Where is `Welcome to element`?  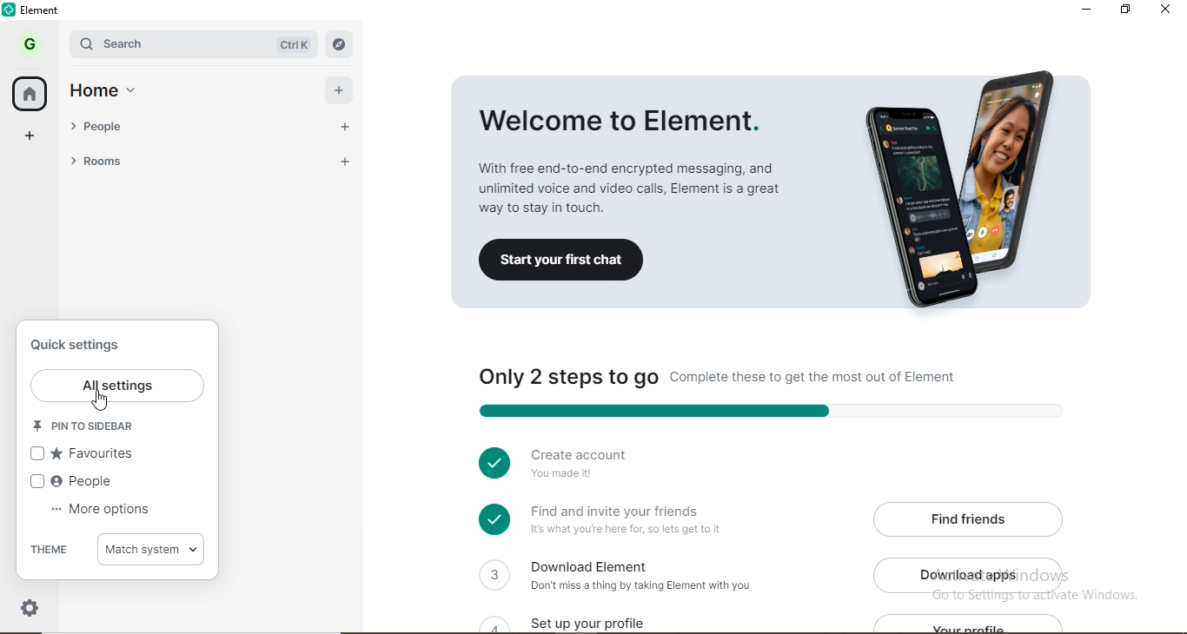 Welcome to element is located at coordinates (636, 147).